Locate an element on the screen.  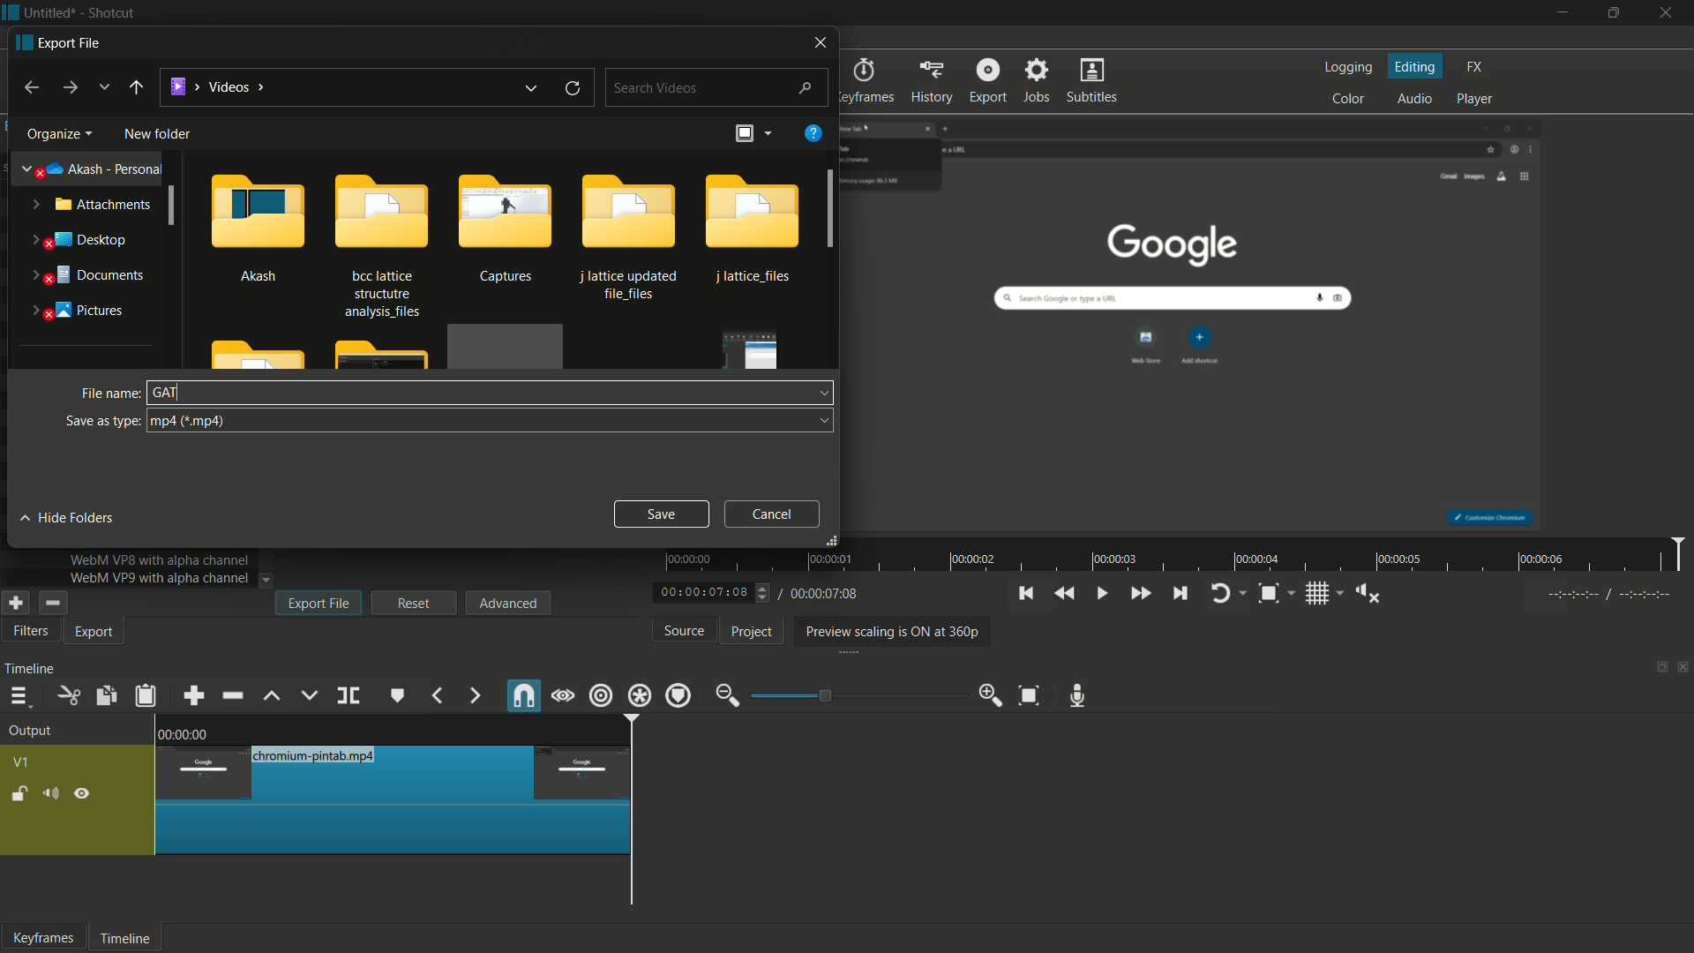
scroll bar is located at coordinates (791, 913).